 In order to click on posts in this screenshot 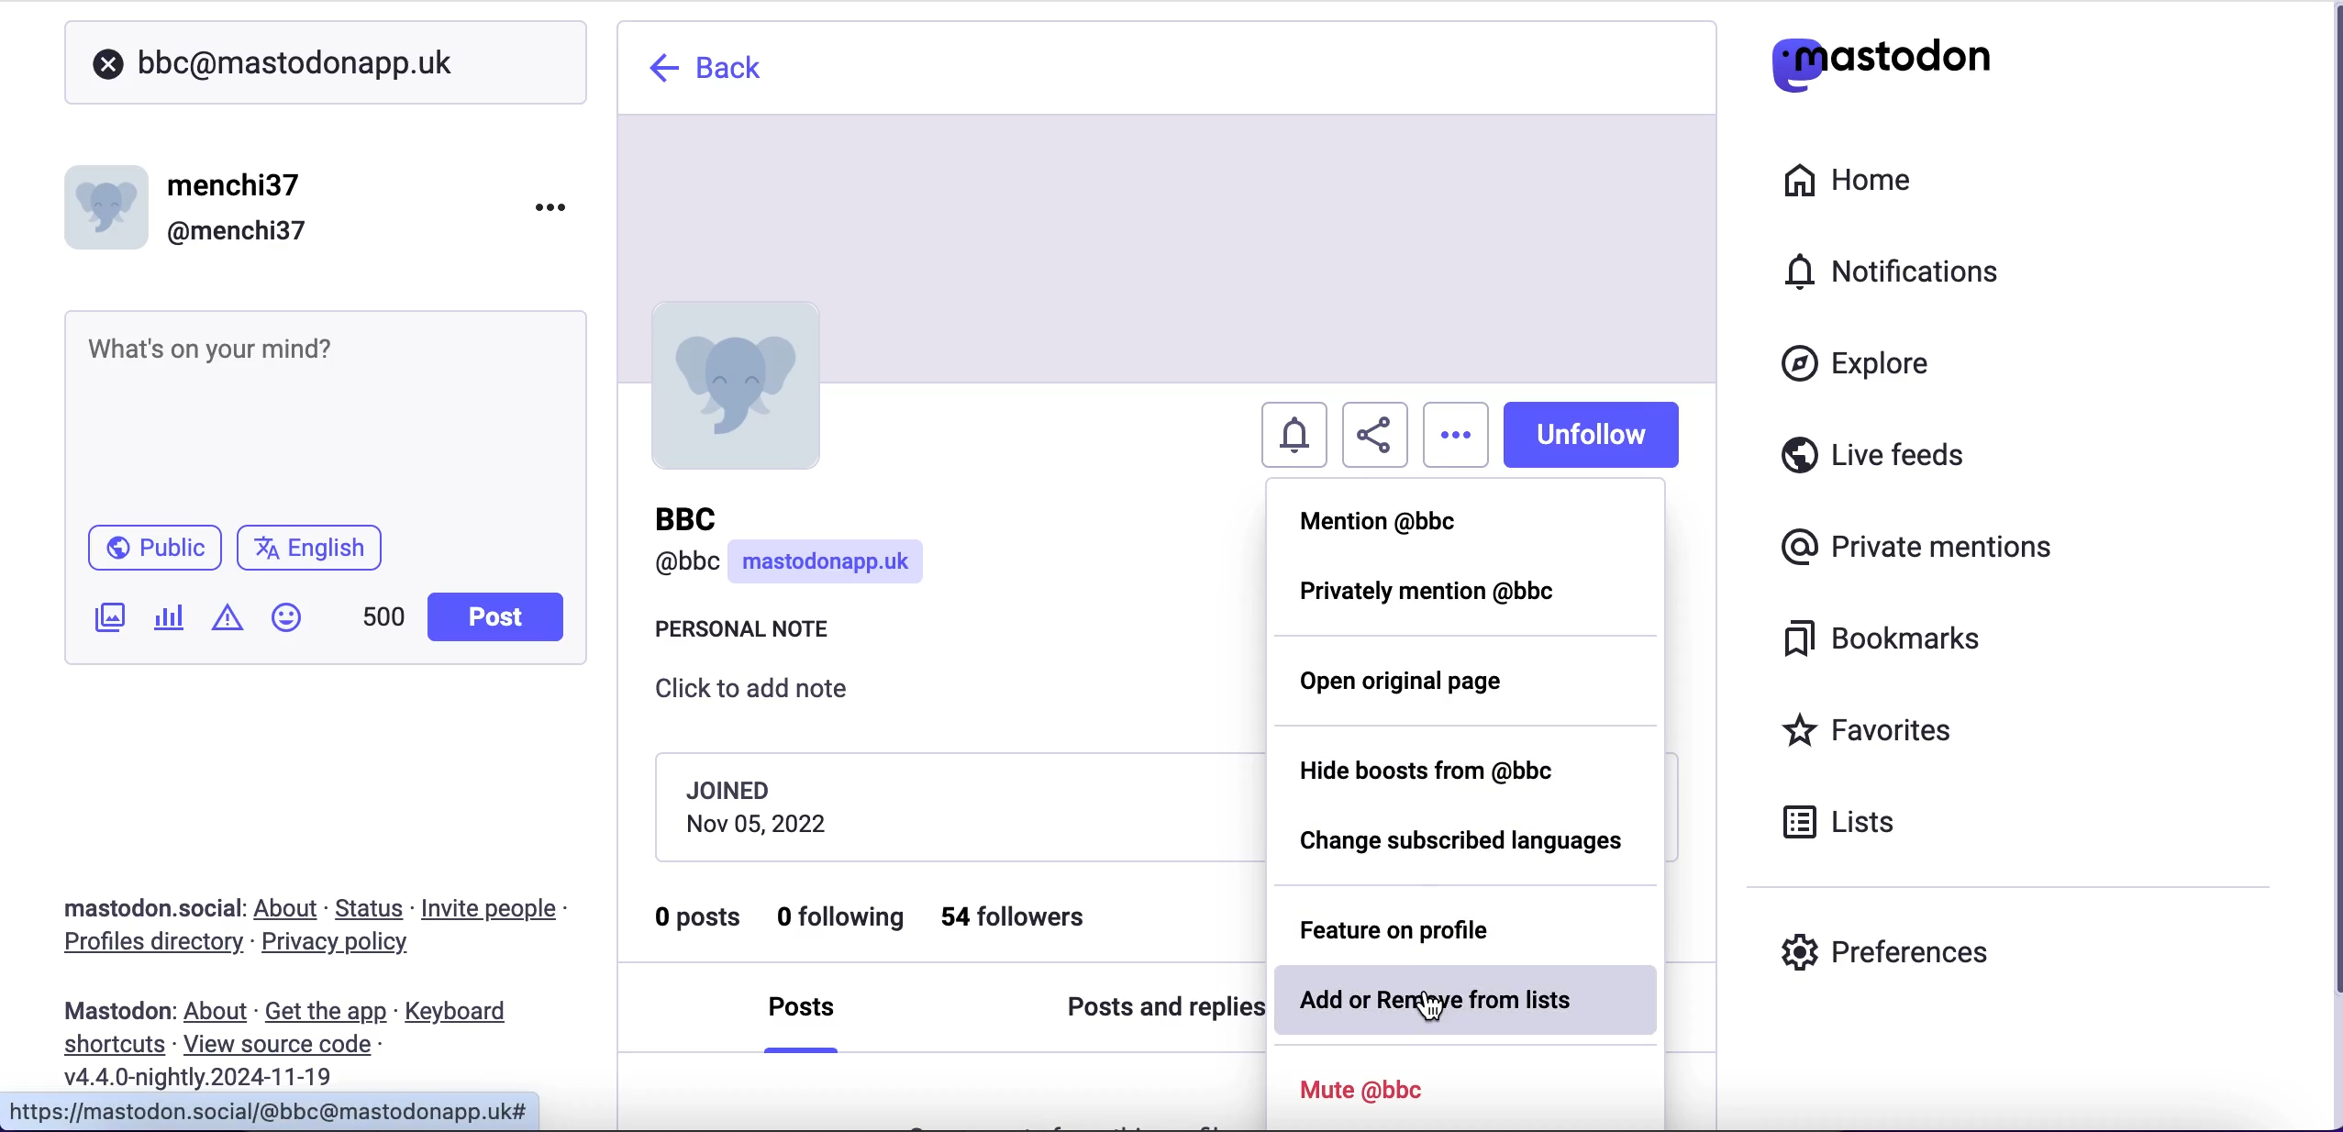, I will do `click(815, 1014)`.